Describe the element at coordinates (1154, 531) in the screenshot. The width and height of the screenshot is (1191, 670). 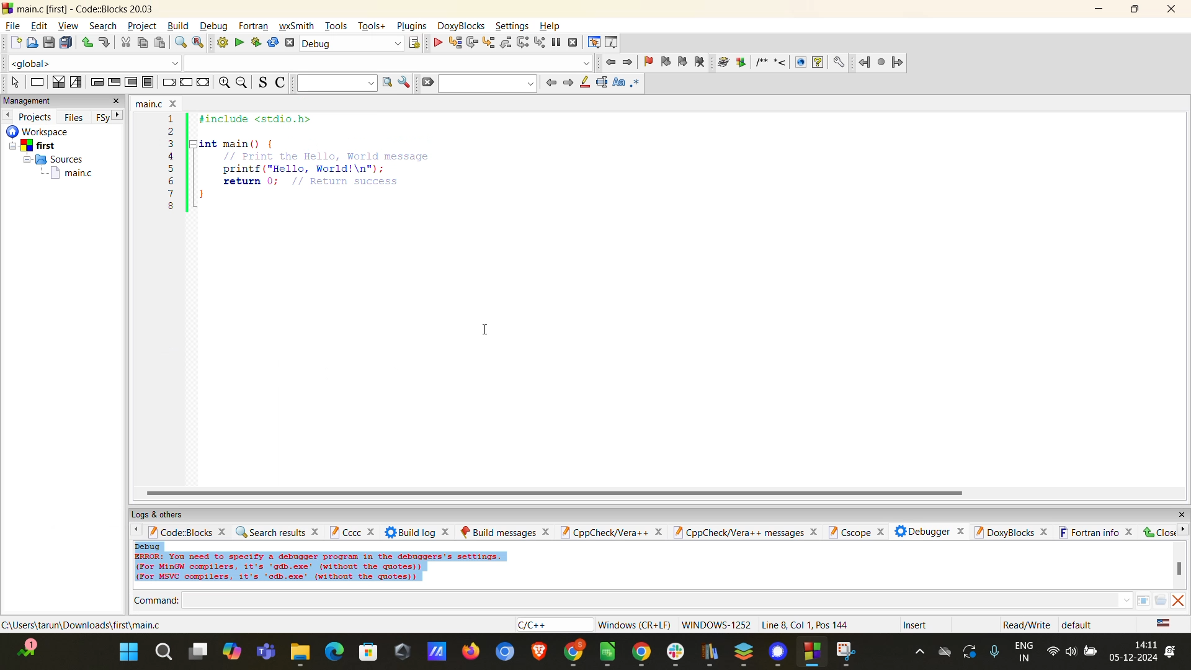
I see `close` at that location.